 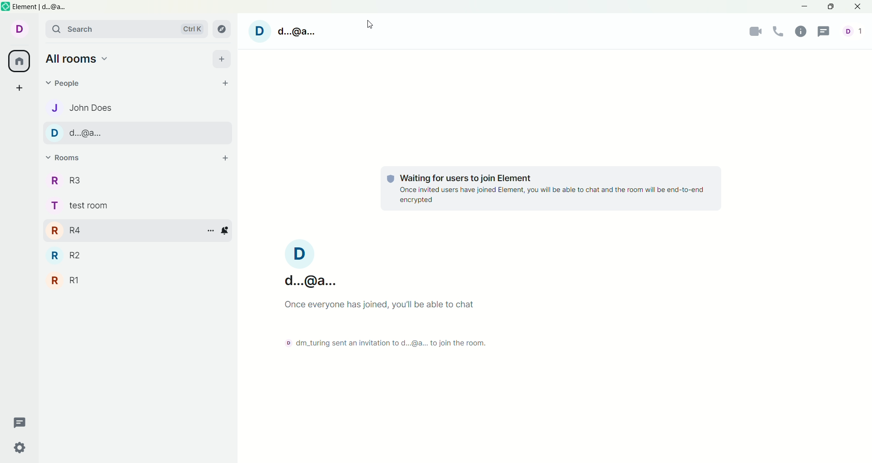 I want to click on add, so click(x=225, y=158).